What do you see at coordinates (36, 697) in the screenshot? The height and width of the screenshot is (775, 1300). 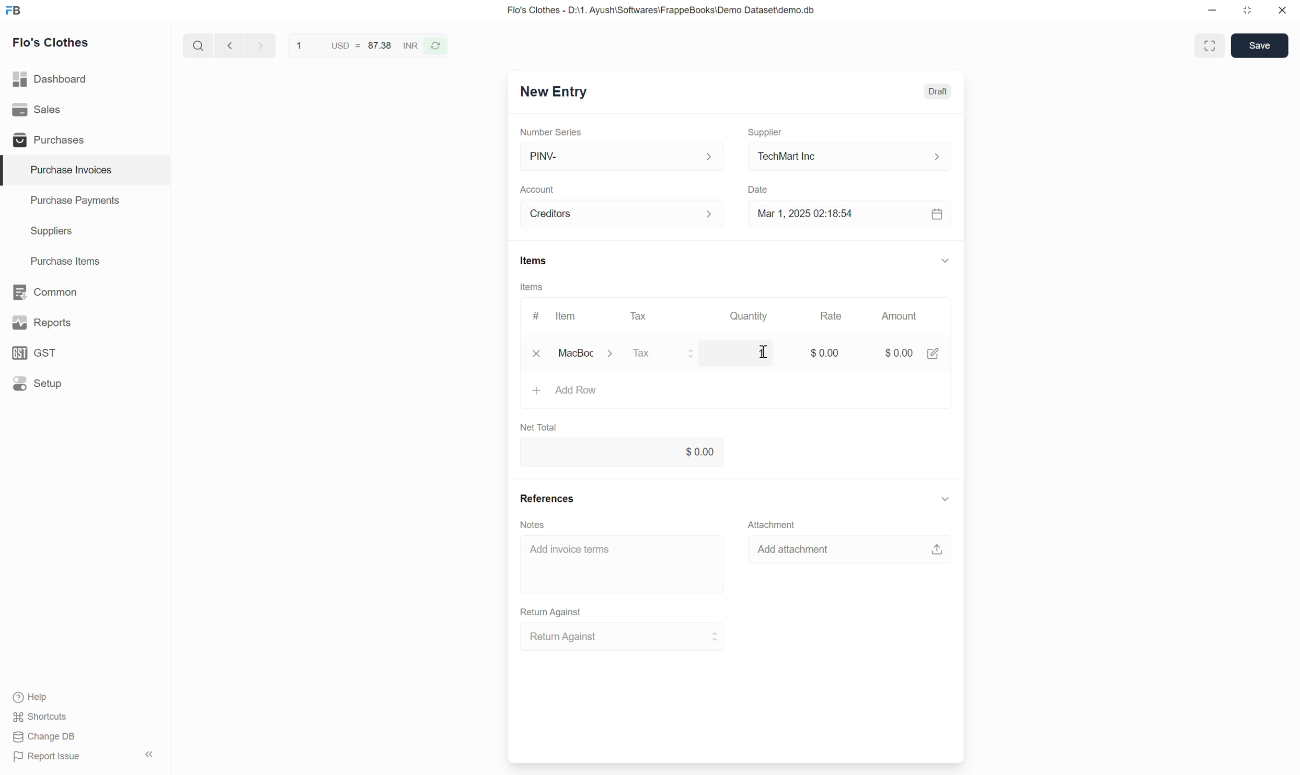 I see `Help` at bounding box center [36, 697].